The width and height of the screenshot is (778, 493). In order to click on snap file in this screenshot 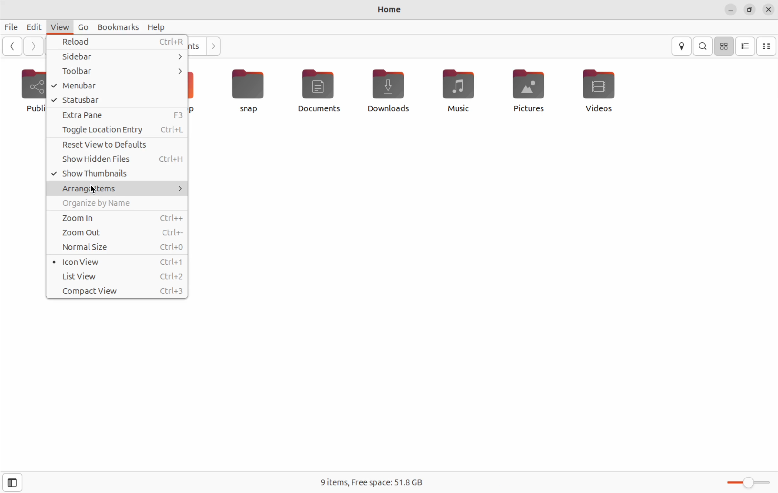, I will do `click(248, 91)`.